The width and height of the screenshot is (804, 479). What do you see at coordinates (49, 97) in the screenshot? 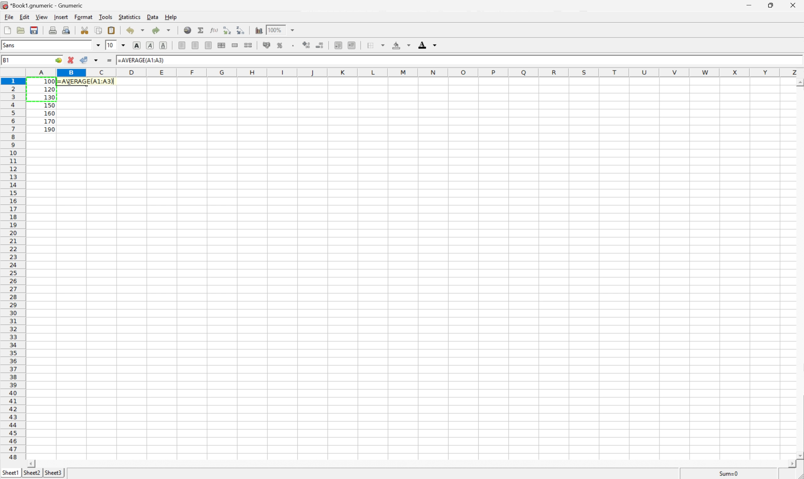
I see `130` at bounding box center [49, 97].